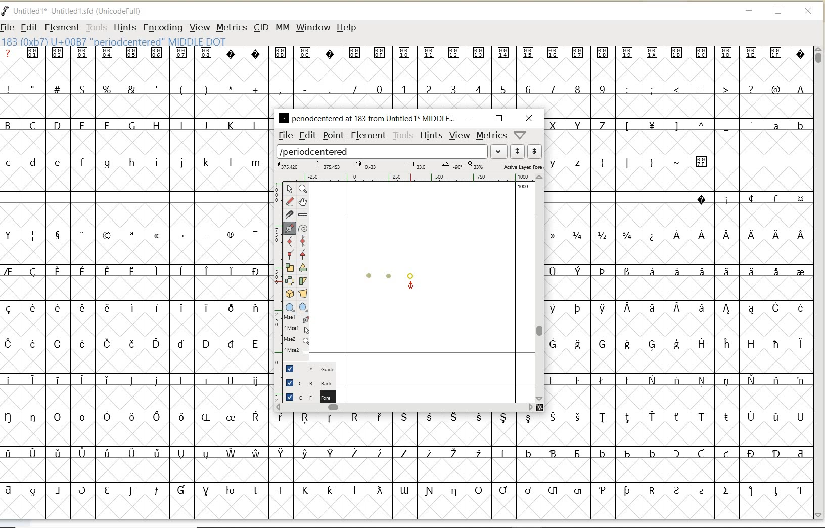 Image resolution: width=825 pixels, height=528 pixels. I want to click on special characters, so click(666, 166).